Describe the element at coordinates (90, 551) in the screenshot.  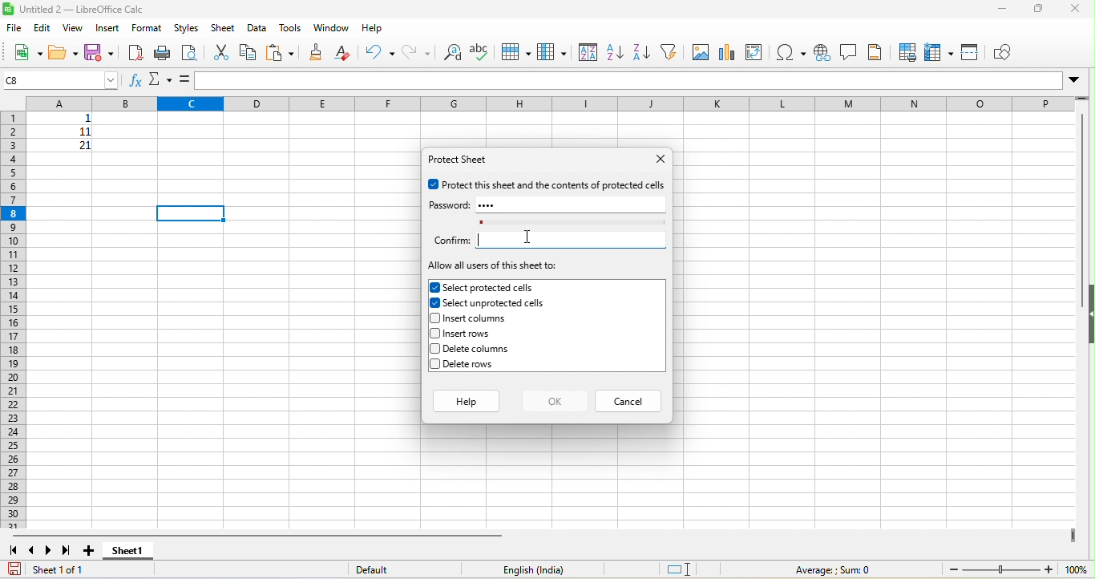
I see `add new sheet` at that location.